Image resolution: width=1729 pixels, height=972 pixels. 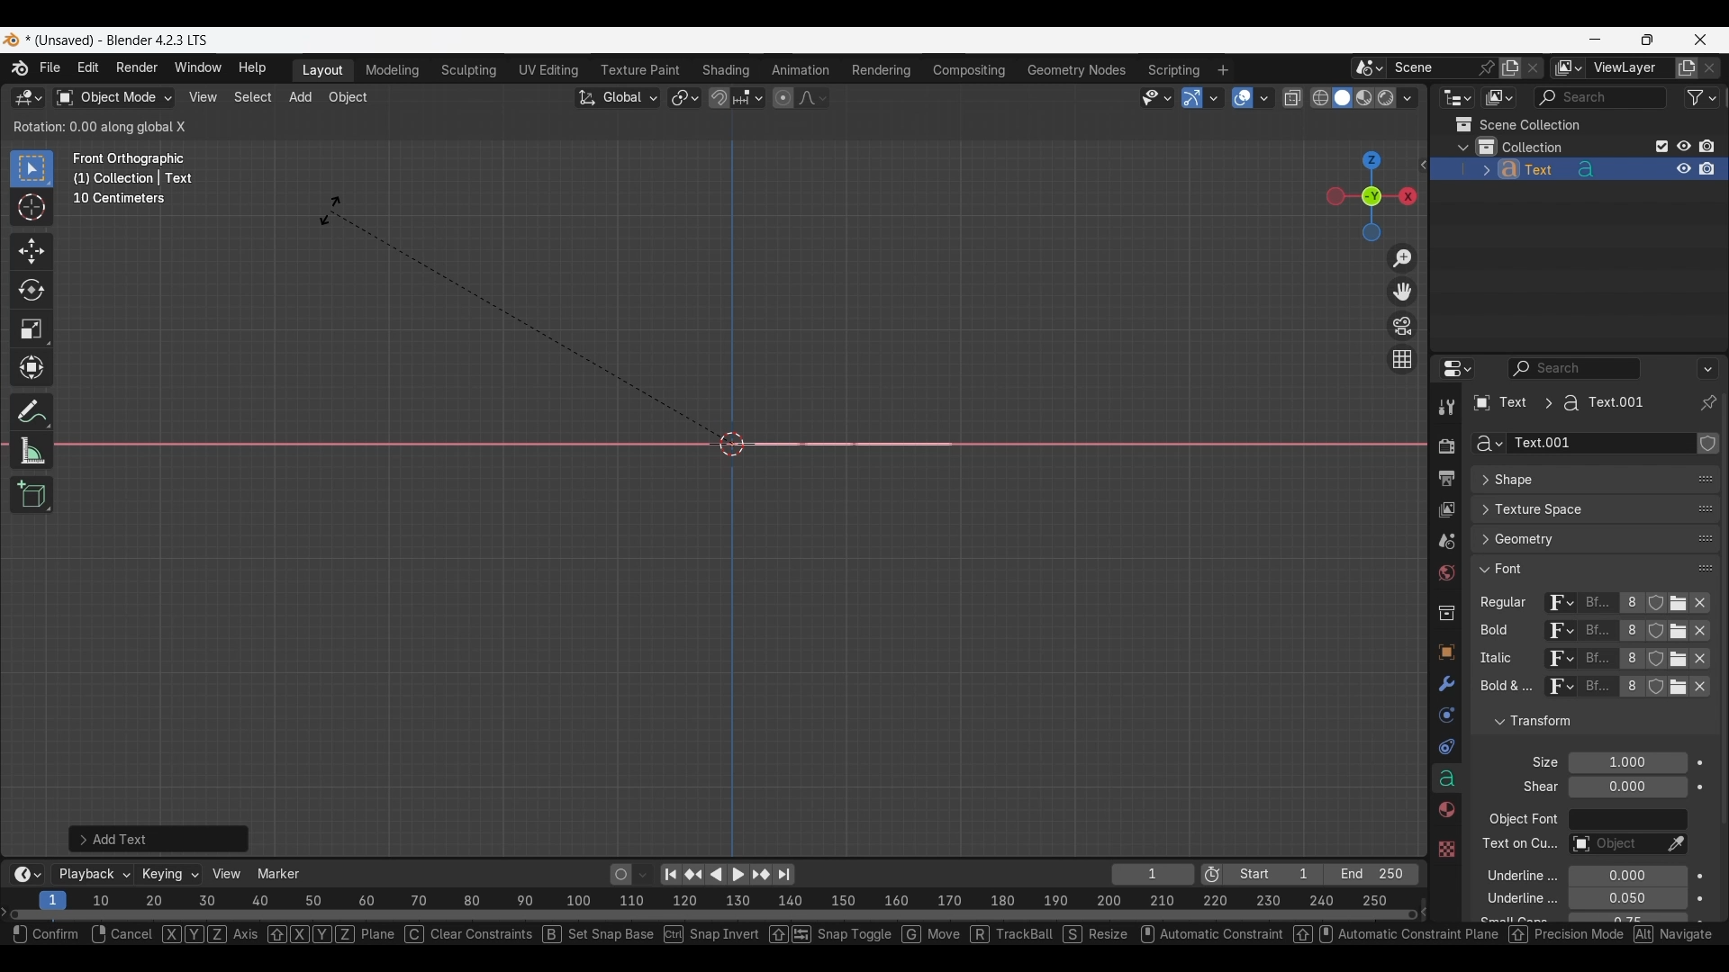 What do you see at coordinates (1446, 407) in the screenshot?
I see `Tool` at bounding box center [1446, 407].